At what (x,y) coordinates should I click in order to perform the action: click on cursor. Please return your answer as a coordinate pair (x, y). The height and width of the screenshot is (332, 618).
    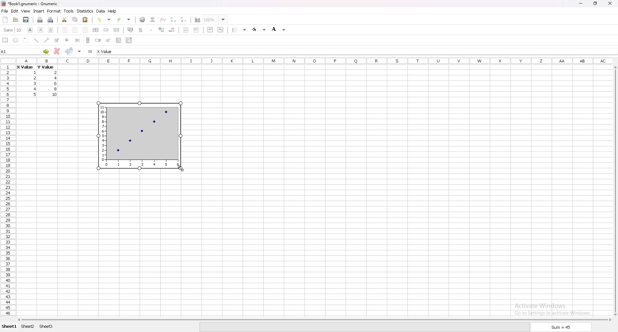
    Looking at the image, I should click on (185, 169).